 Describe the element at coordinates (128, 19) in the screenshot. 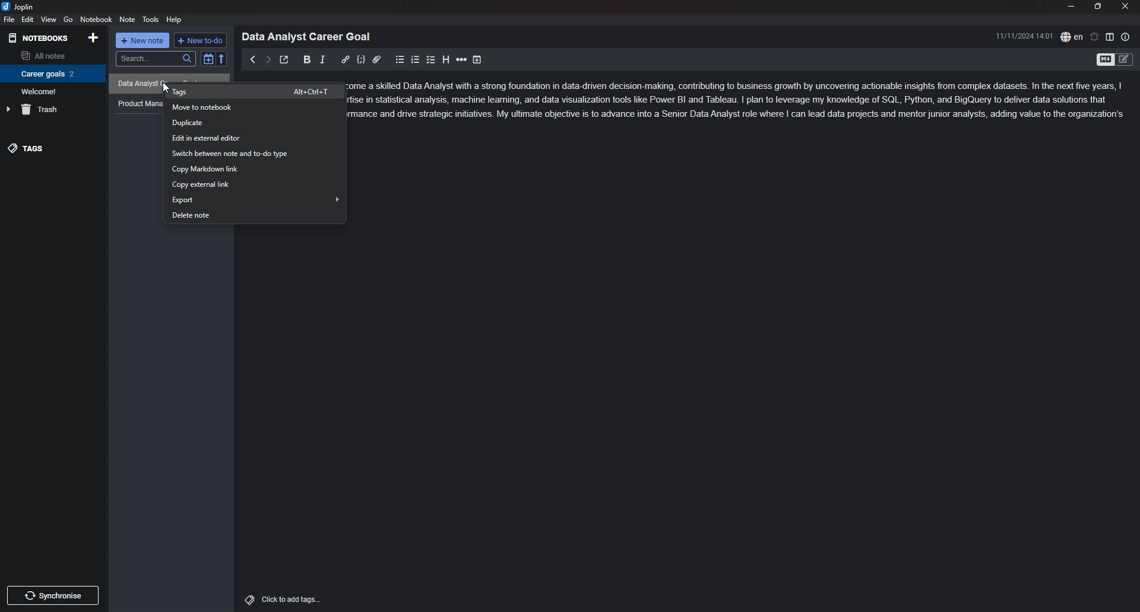

I see `note` at that location.